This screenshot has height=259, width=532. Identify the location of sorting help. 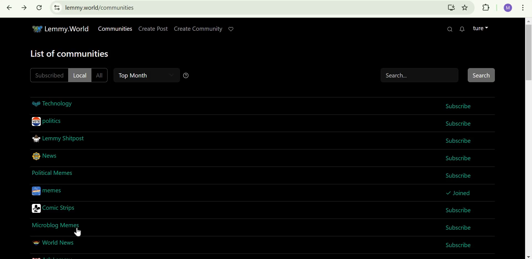
(186, 75).